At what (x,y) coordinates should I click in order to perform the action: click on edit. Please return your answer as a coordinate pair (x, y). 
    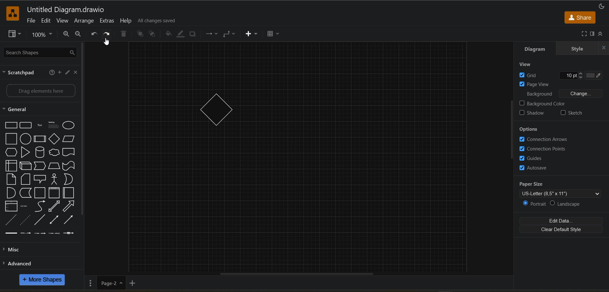
    Looking at the image, I should click on (47, 22).